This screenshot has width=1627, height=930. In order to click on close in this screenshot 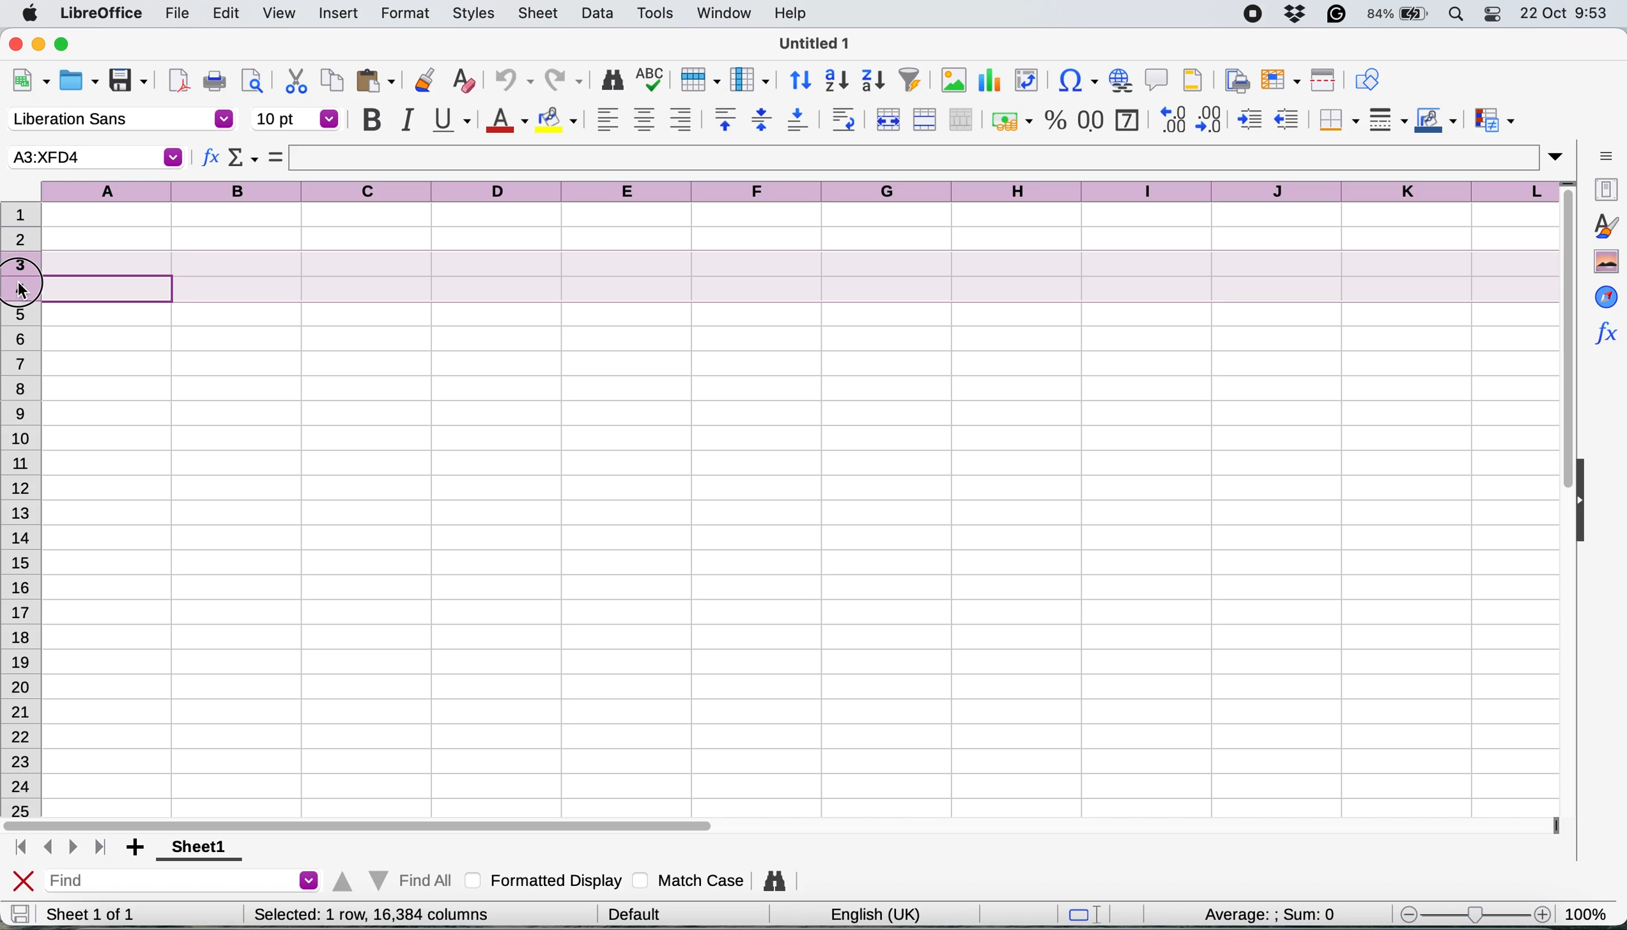, I will do `click(15, 43)`.